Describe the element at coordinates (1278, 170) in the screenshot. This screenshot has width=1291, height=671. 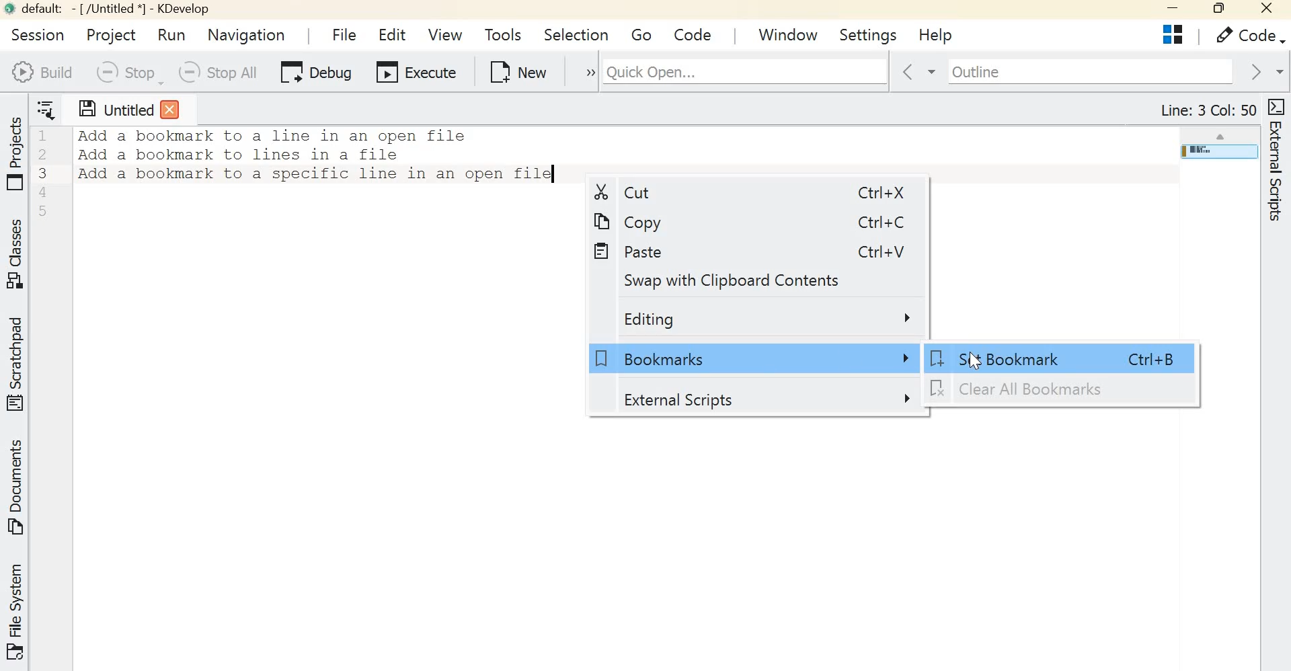
I see `External scripts` at that location.